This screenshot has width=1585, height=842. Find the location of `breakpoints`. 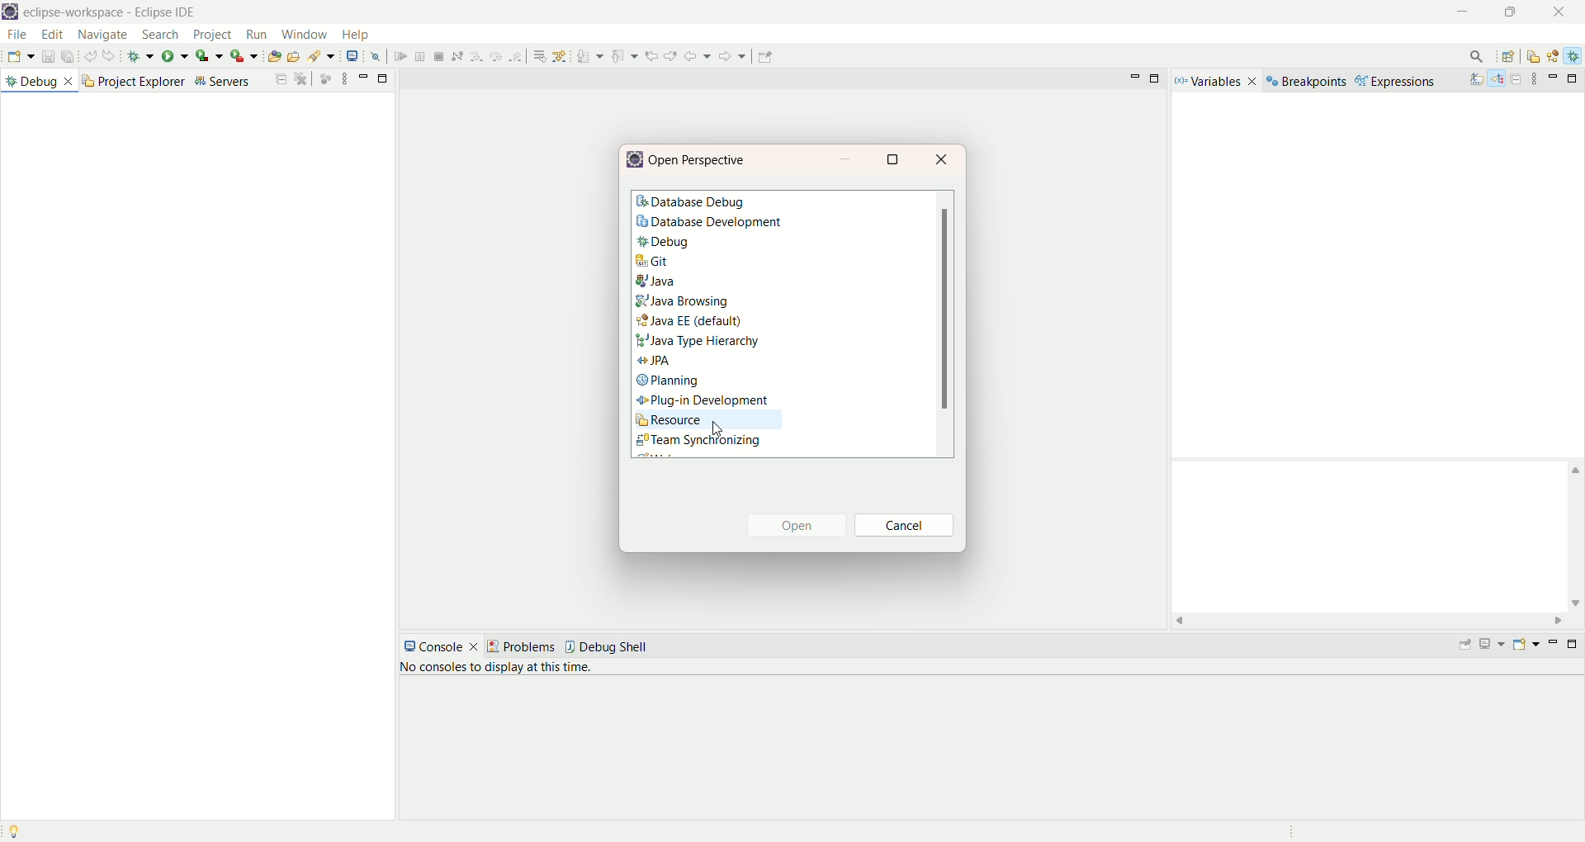

breakpoints is located at coordinates (1306, 82).